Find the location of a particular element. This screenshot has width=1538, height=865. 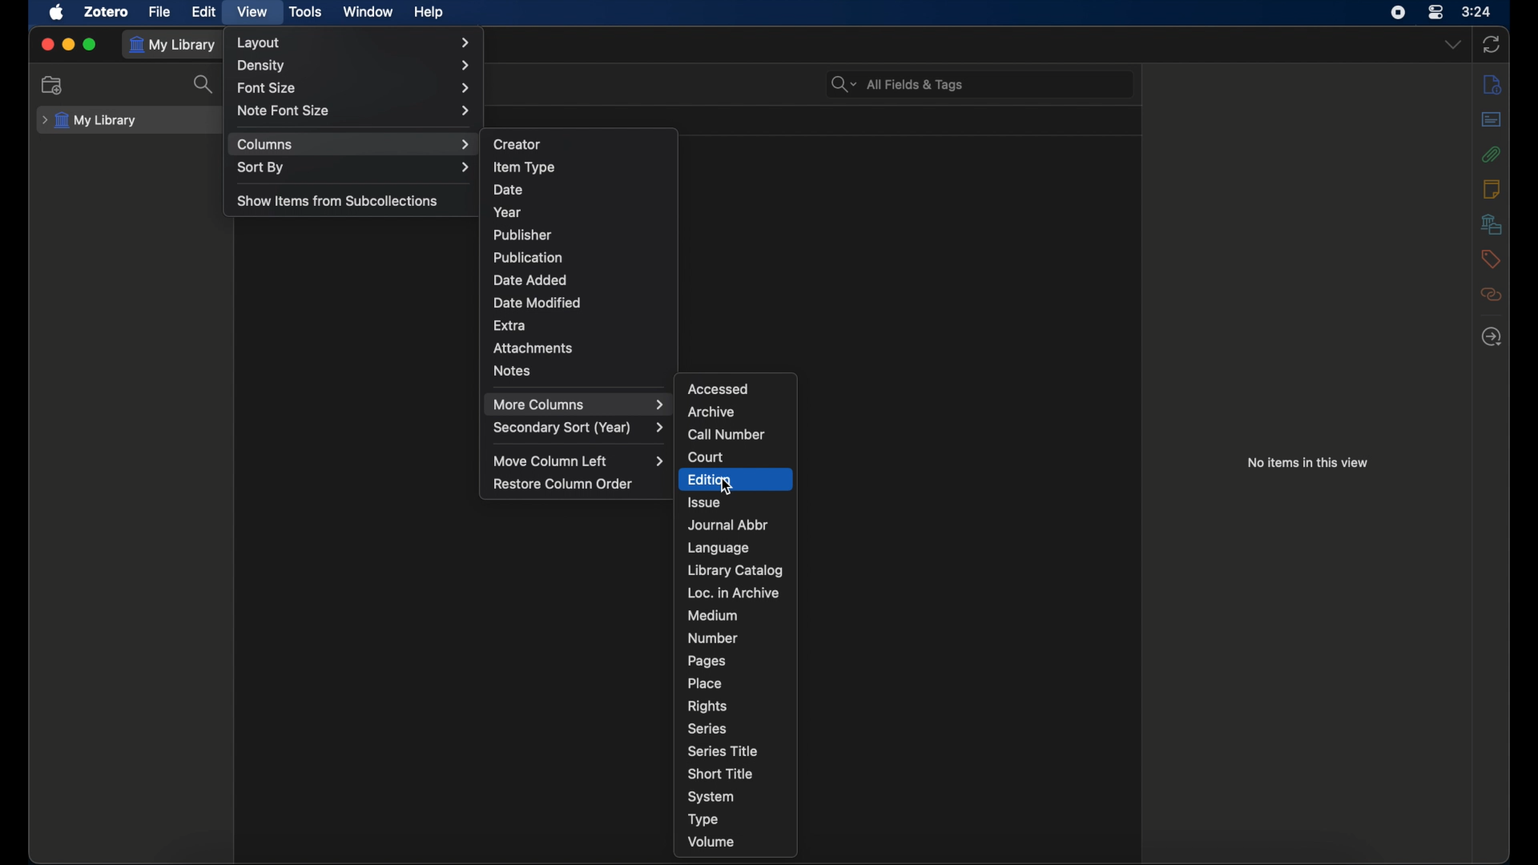

my library is located at coordinates (90, 121).